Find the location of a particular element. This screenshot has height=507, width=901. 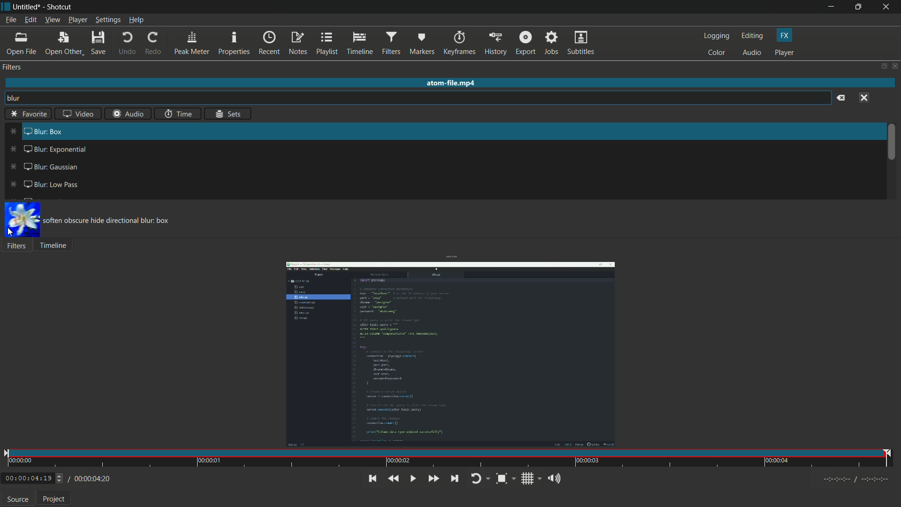

settings menu is located at coordinates (108, 20).